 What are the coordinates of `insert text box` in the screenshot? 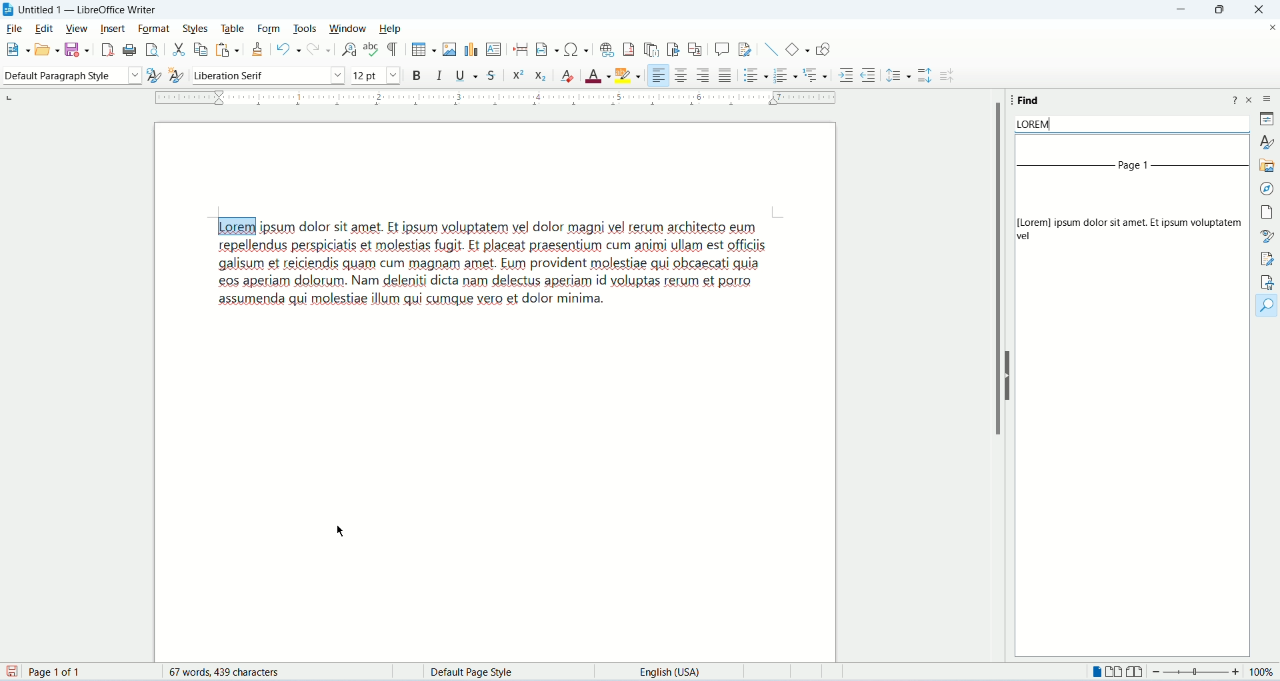 It's located at (494, 49).